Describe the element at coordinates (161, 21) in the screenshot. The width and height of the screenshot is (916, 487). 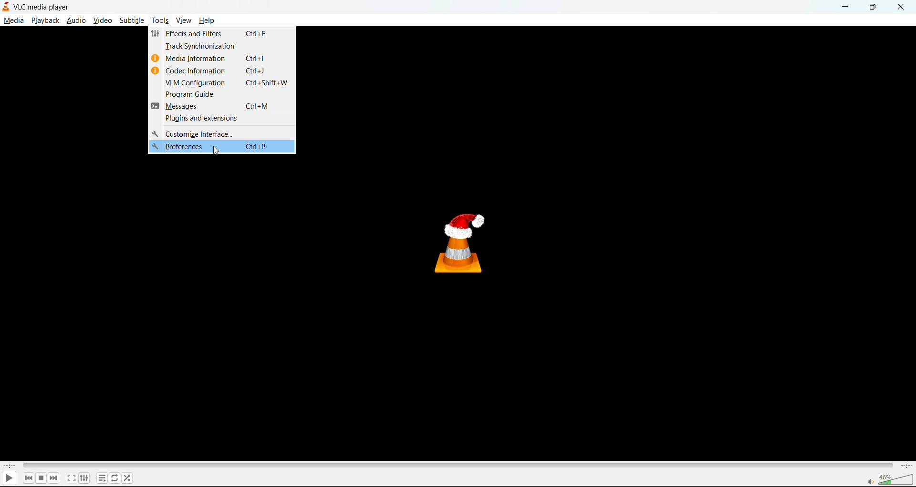
I see `tools` at that location.